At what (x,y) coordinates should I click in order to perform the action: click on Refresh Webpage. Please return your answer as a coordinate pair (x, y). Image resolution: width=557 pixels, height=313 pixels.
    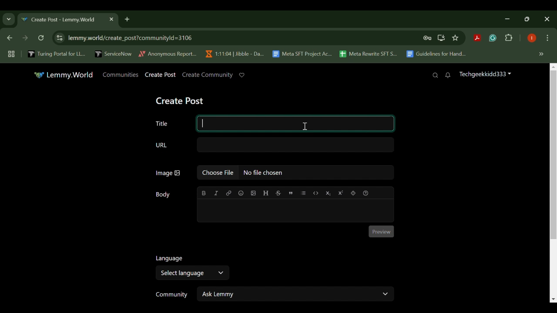
    Looking at the image, I should click on (42, 39).